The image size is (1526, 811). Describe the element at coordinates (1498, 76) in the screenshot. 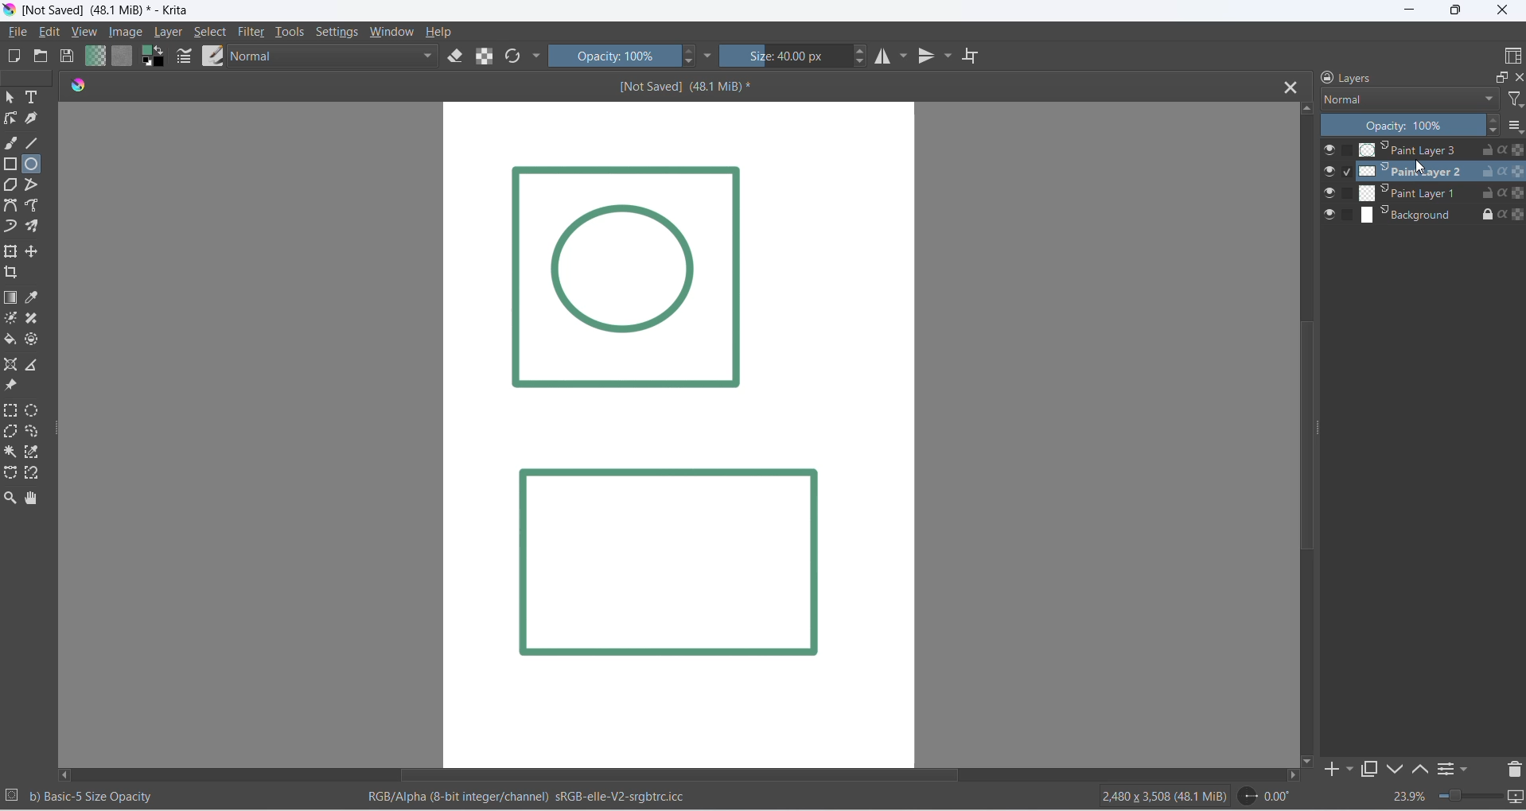

I see `maximize` at that location.